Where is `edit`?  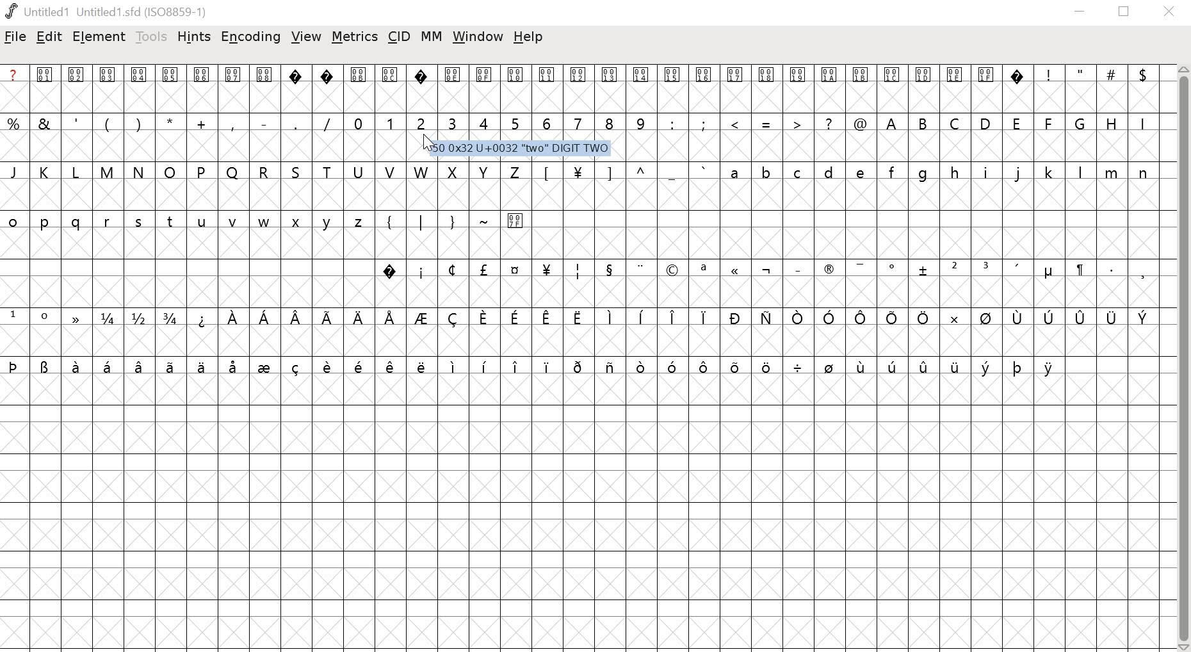 edit is located at coordinates (50, 40).